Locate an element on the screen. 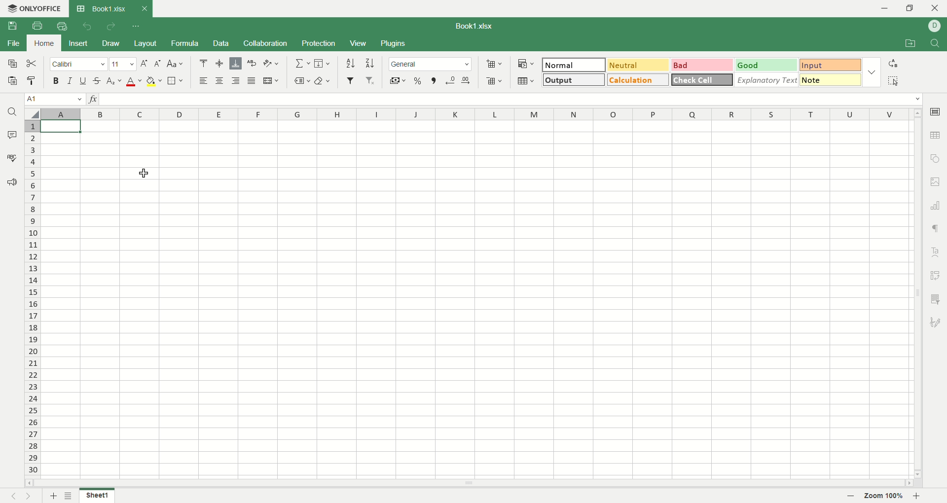 Image resolution: width=947 pixels, height=503 pixels. protection is located at coordinates (319, 43).